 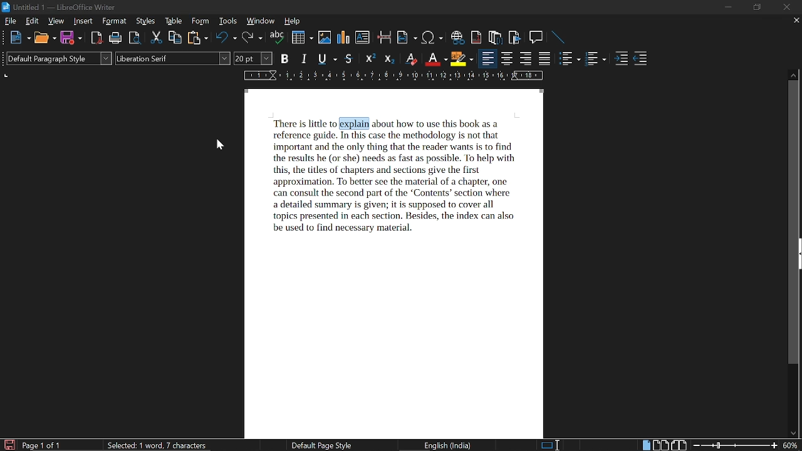 What do you see at coordinates (254, 58) in the screenshot?
I see `font size` at bounding box center [254, 58].